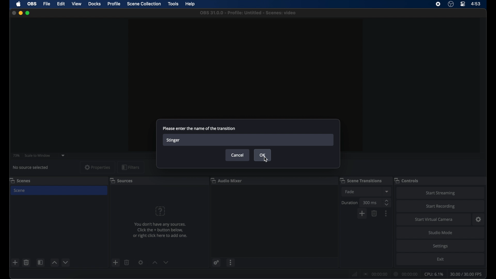  Describe the element at coordinates (76, 4) in the screenshot. I see `view` at that location.